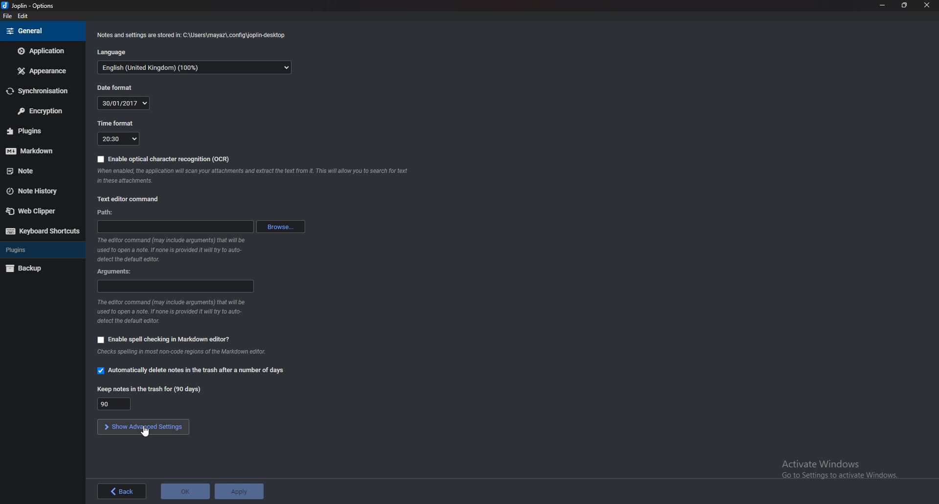  What do you see at coordinates (135, 198) in the screenshot?
I see `Text editor command` at bounding box center [135, 198].